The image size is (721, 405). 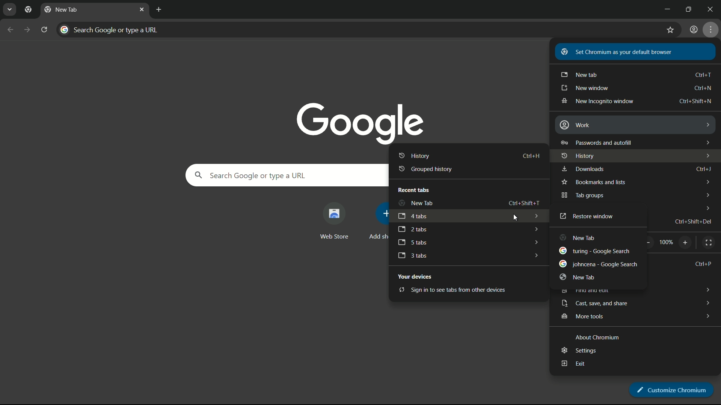 I want to click on new tab, so click(x=579, y=277).